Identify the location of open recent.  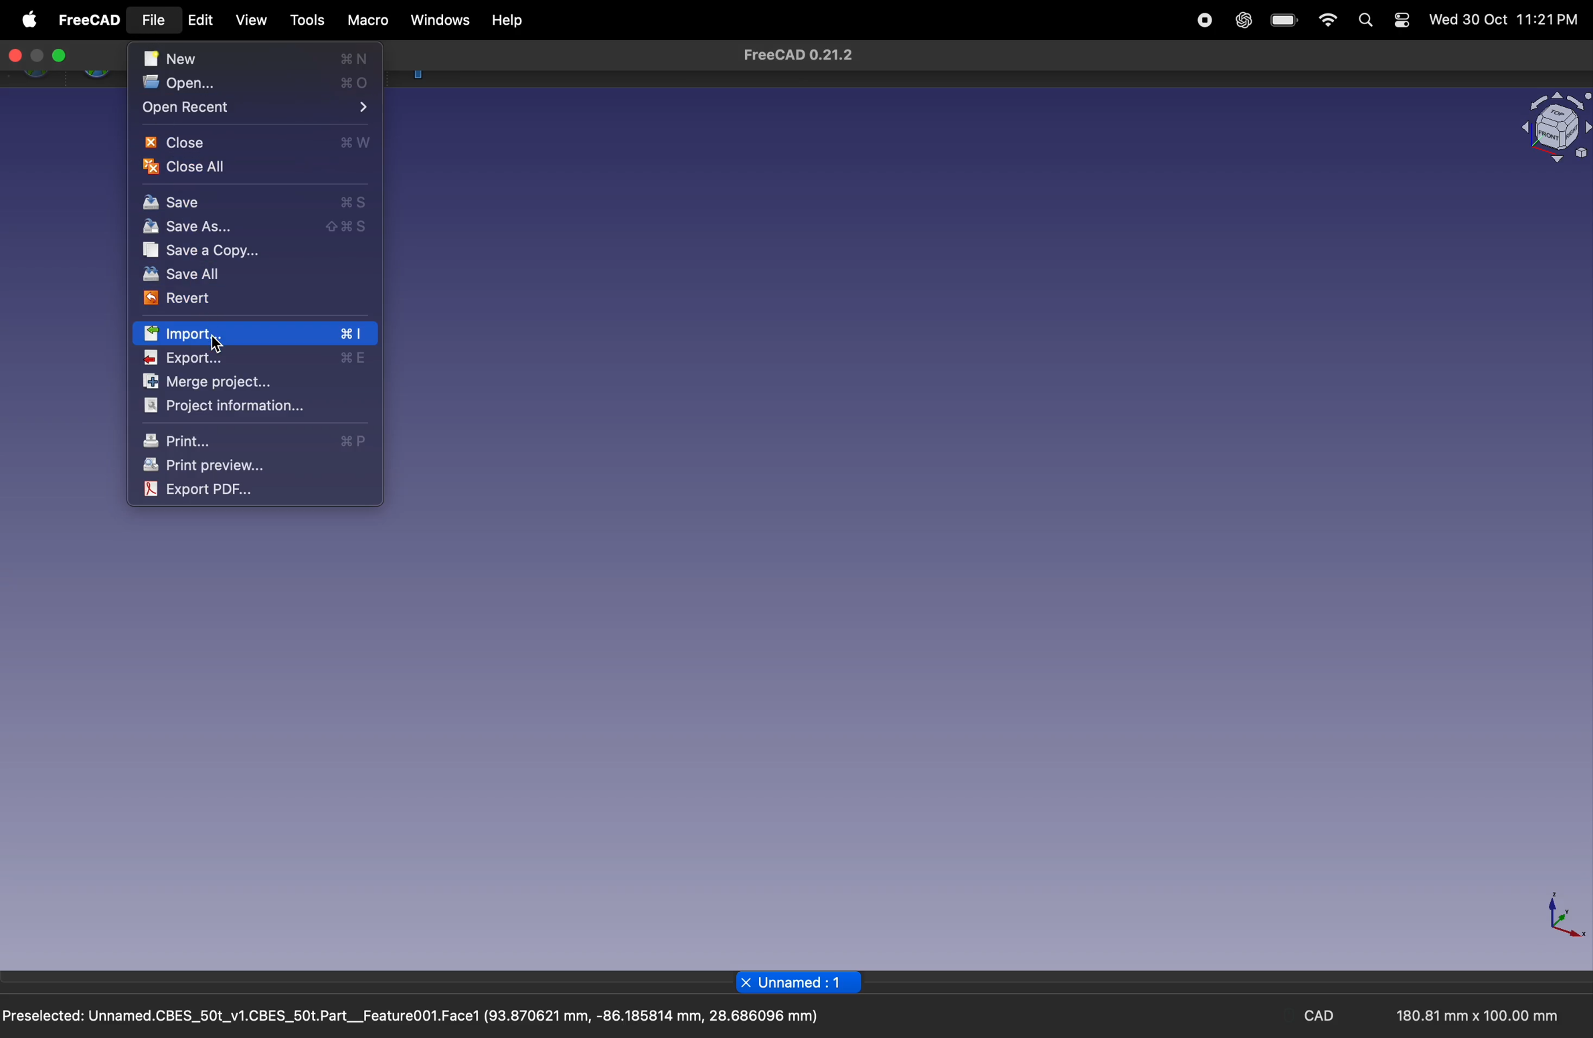
(255, 108).